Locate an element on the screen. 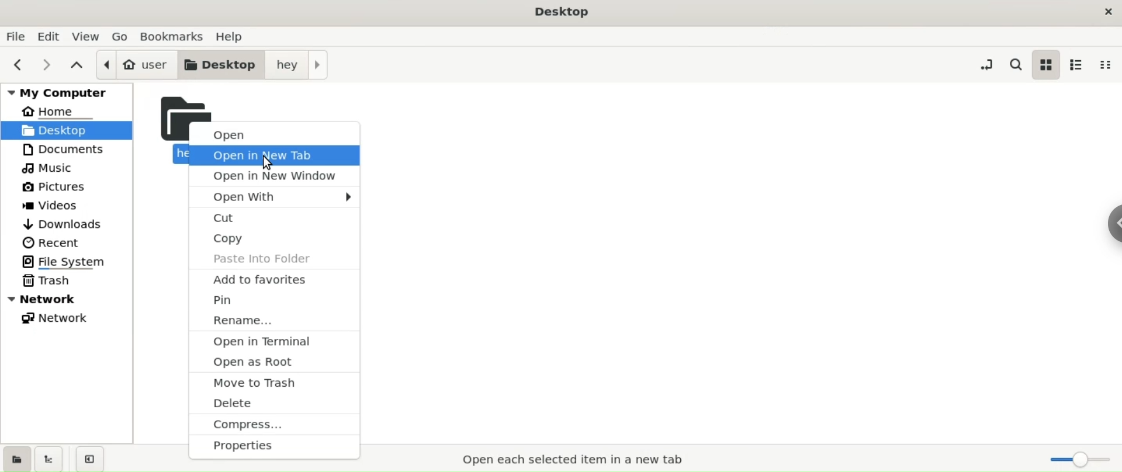 The image size is (1122, 472). show places is located at coordinates (19, 458).